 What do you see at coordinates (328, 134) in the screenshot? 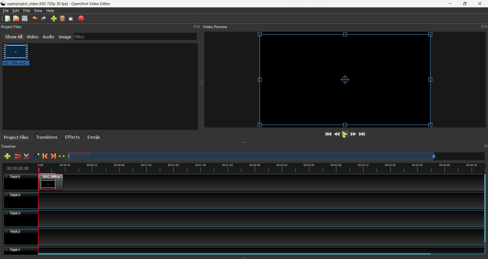
I see `jump to the start` at bounding box center [328, 134].